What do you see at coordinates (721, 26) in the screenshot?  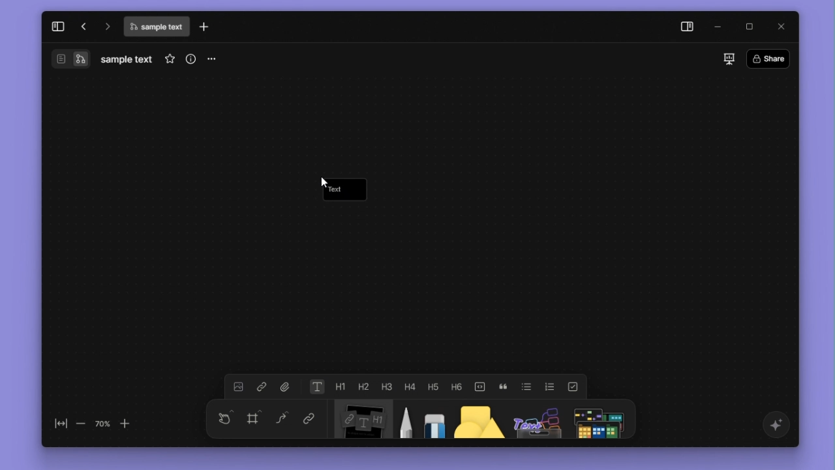 I see `minimize` at bounding box center [721, 26].